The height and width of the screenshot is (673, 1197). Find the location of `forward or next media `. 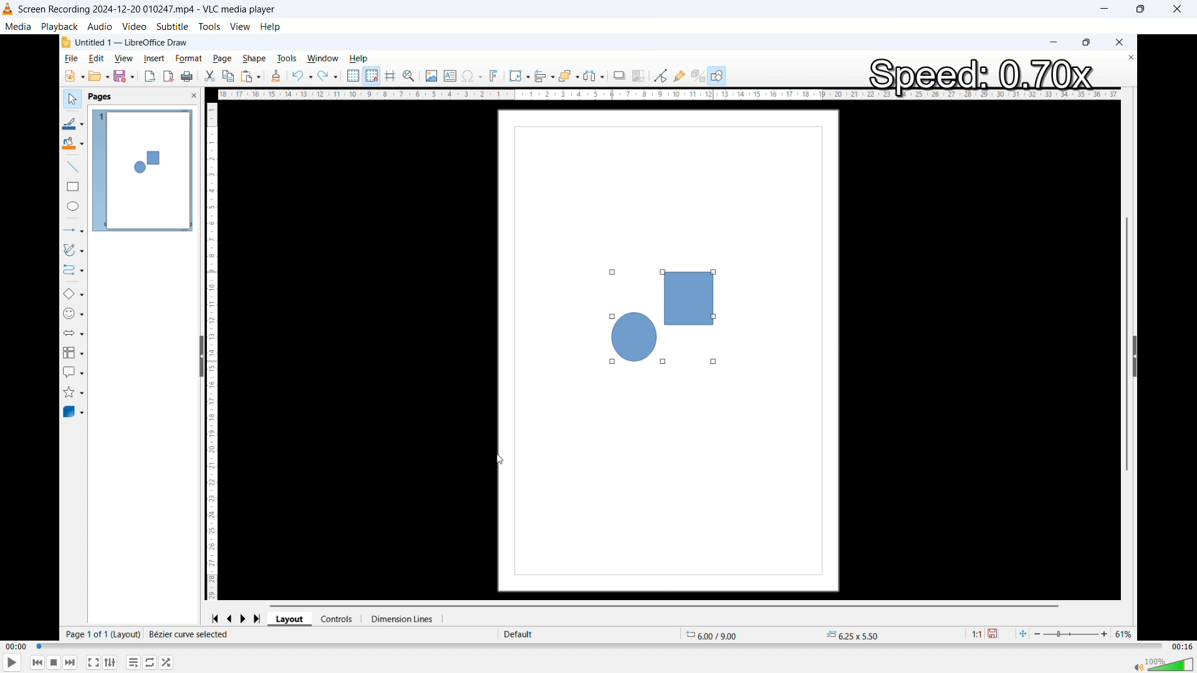

forward or next media  is located at coordinates (71, 662).